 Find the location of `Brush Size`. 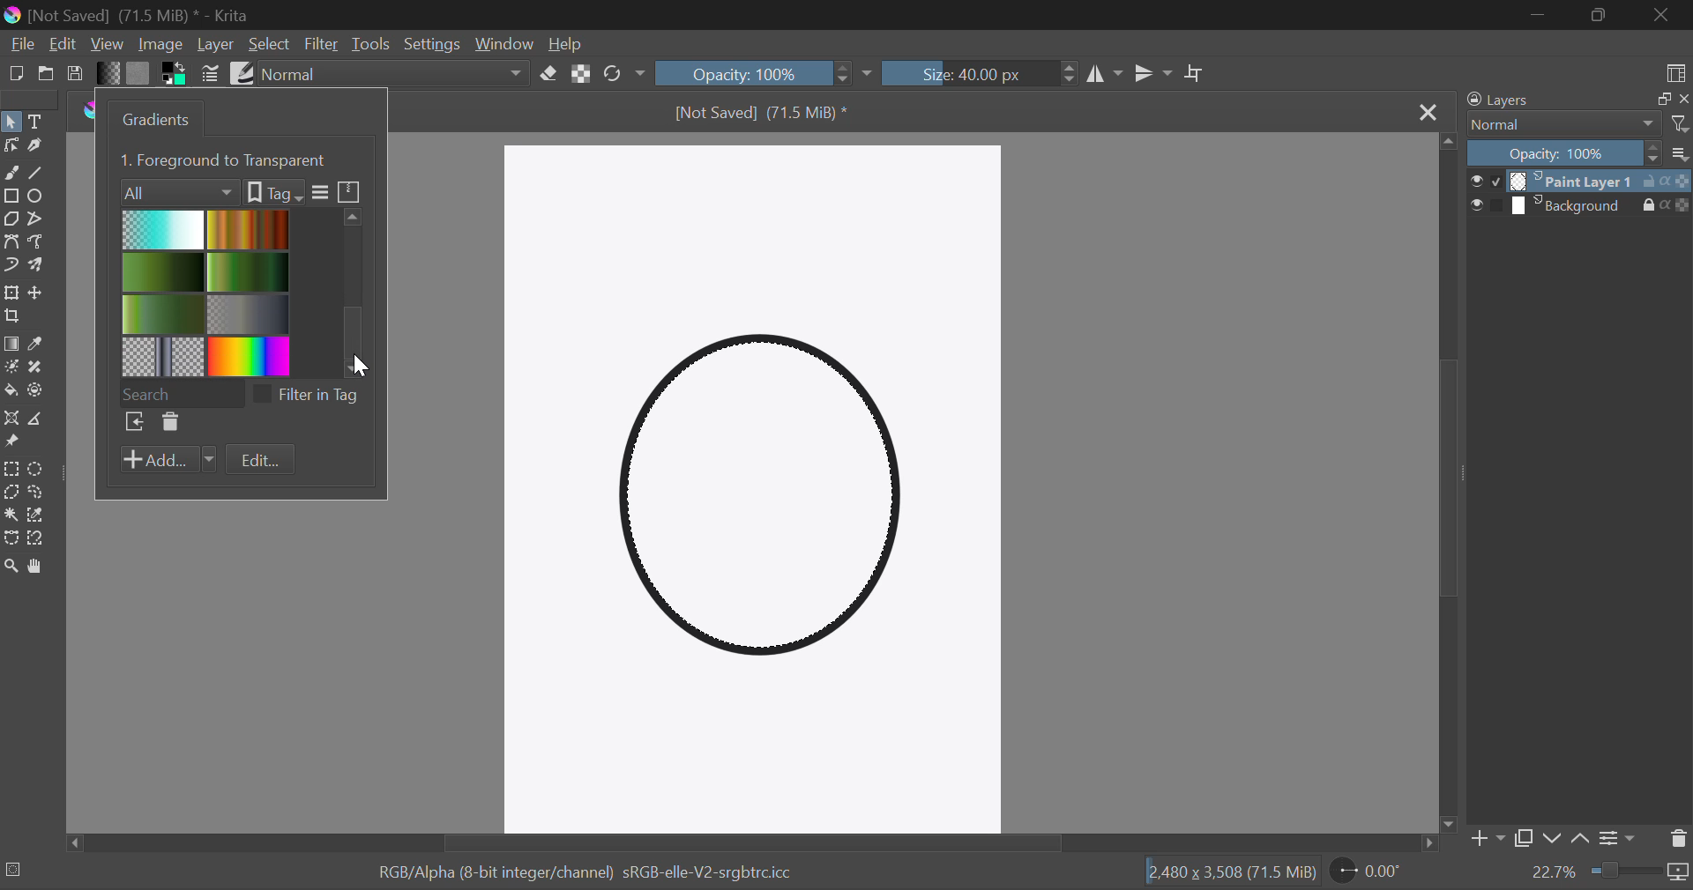

Brush Size is located at coordinates (983, 72).